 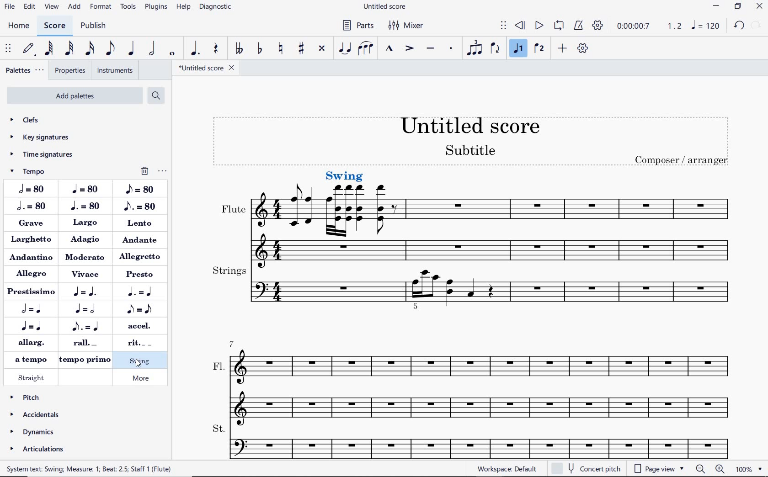 What do you see at coordinates (75, 7) in the screenshot?
I see `add` at bounding box center [75, 7].